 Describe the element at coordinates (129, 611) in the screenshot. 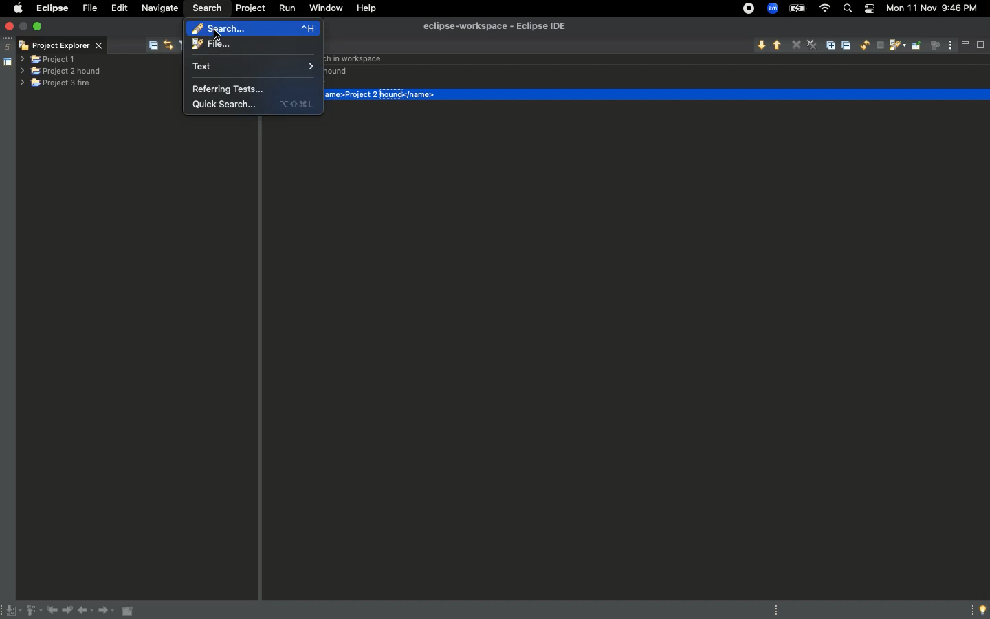

I see `Pin editor` at that location.